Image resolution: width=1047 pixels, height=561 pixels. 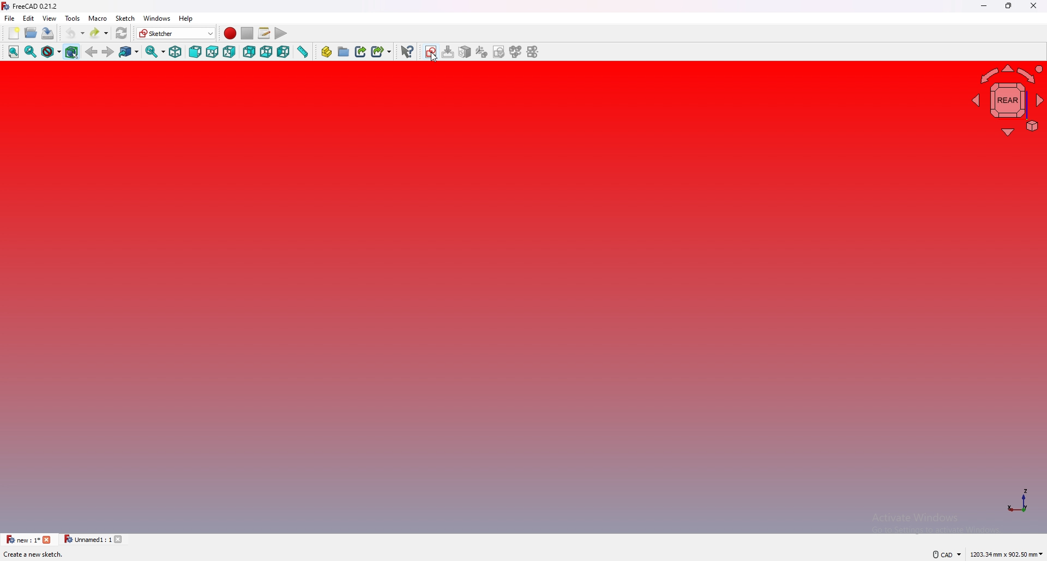 What do you see at coordinates (230, 34) in the screenshot?
I see `record macro` at bounding box center [230, 34].